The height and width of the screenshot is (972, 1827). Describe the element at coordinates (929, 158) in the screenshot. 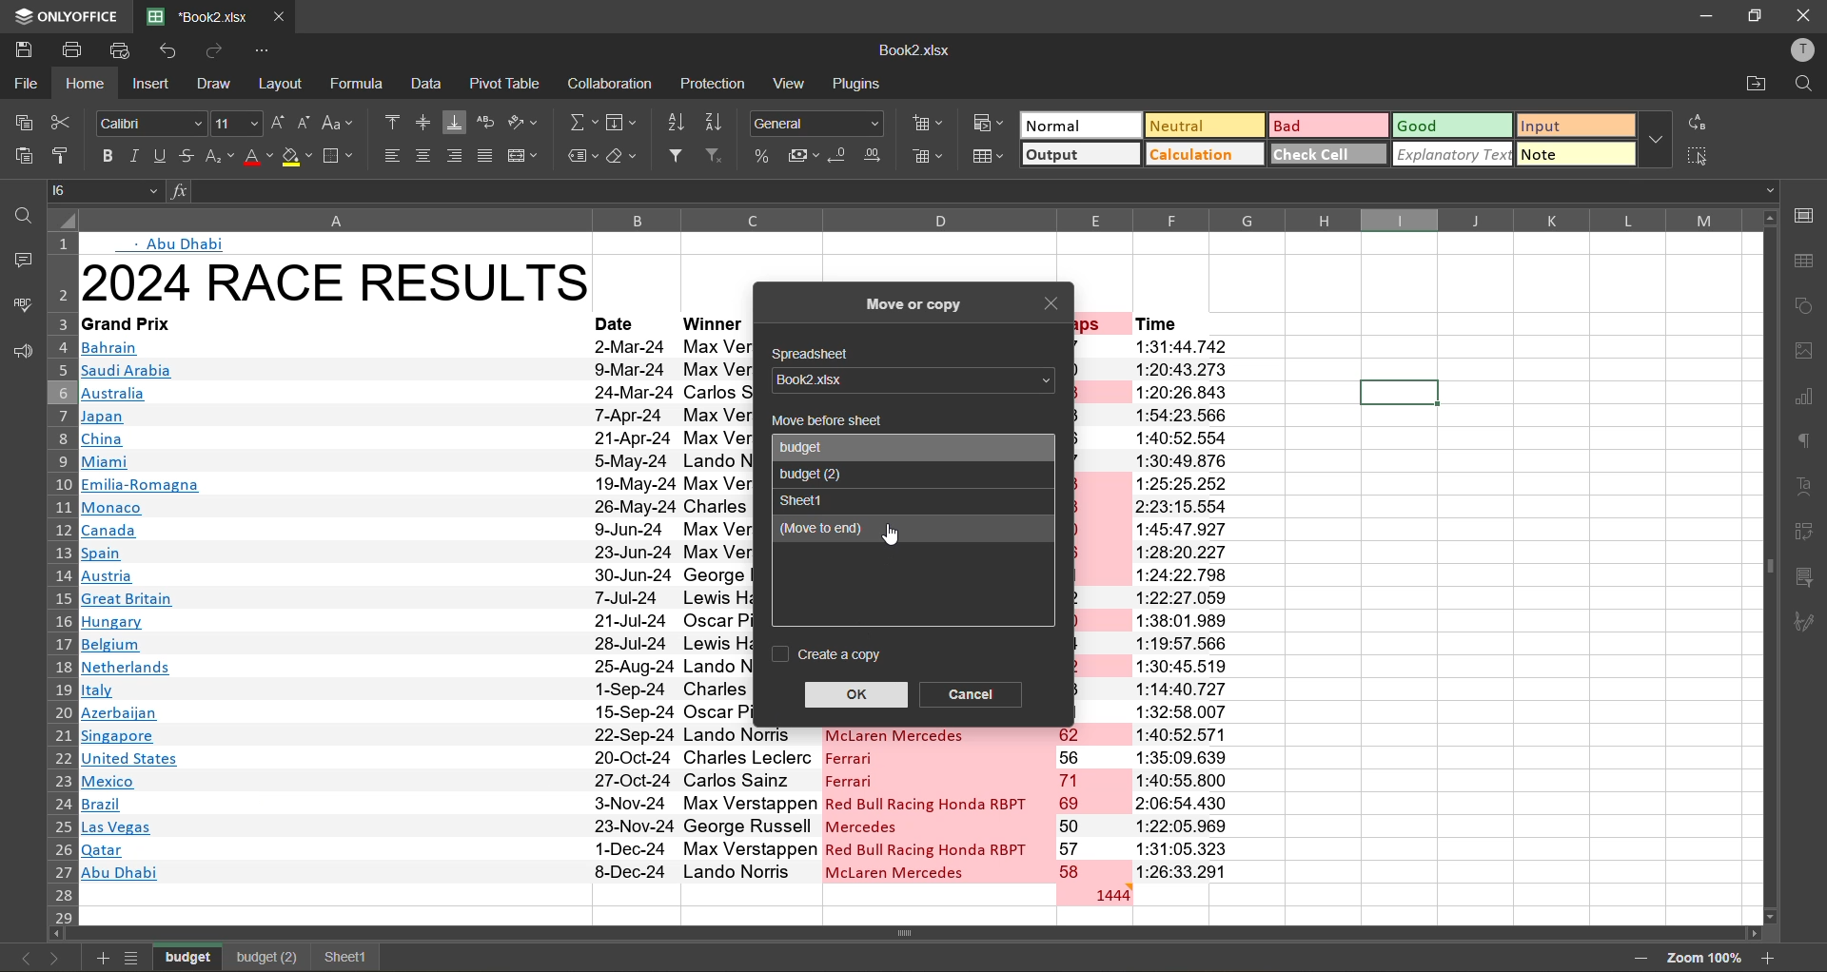

I see `delete cells` at that location.